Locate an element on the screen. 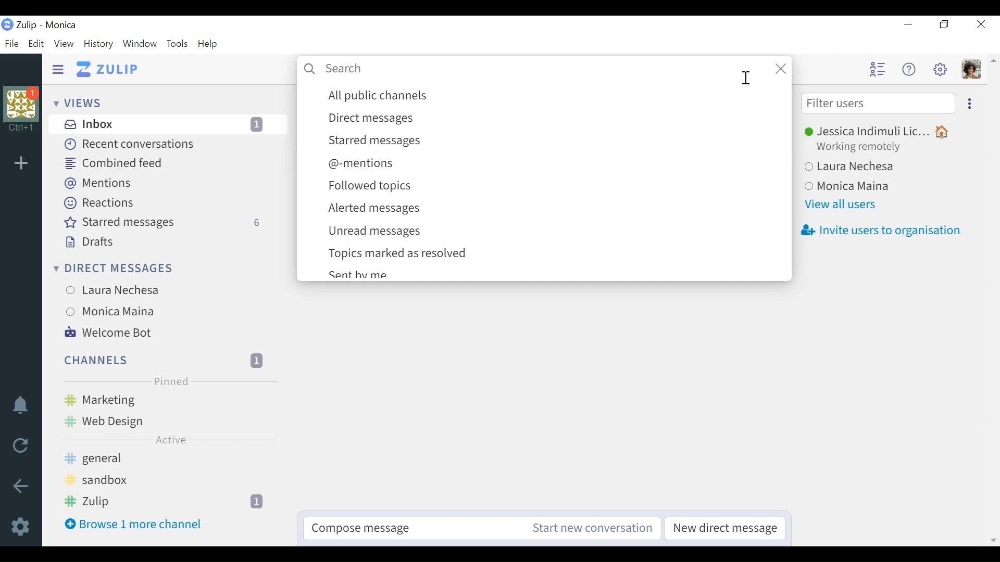  Unread messages is located at coordinates (552, 232).